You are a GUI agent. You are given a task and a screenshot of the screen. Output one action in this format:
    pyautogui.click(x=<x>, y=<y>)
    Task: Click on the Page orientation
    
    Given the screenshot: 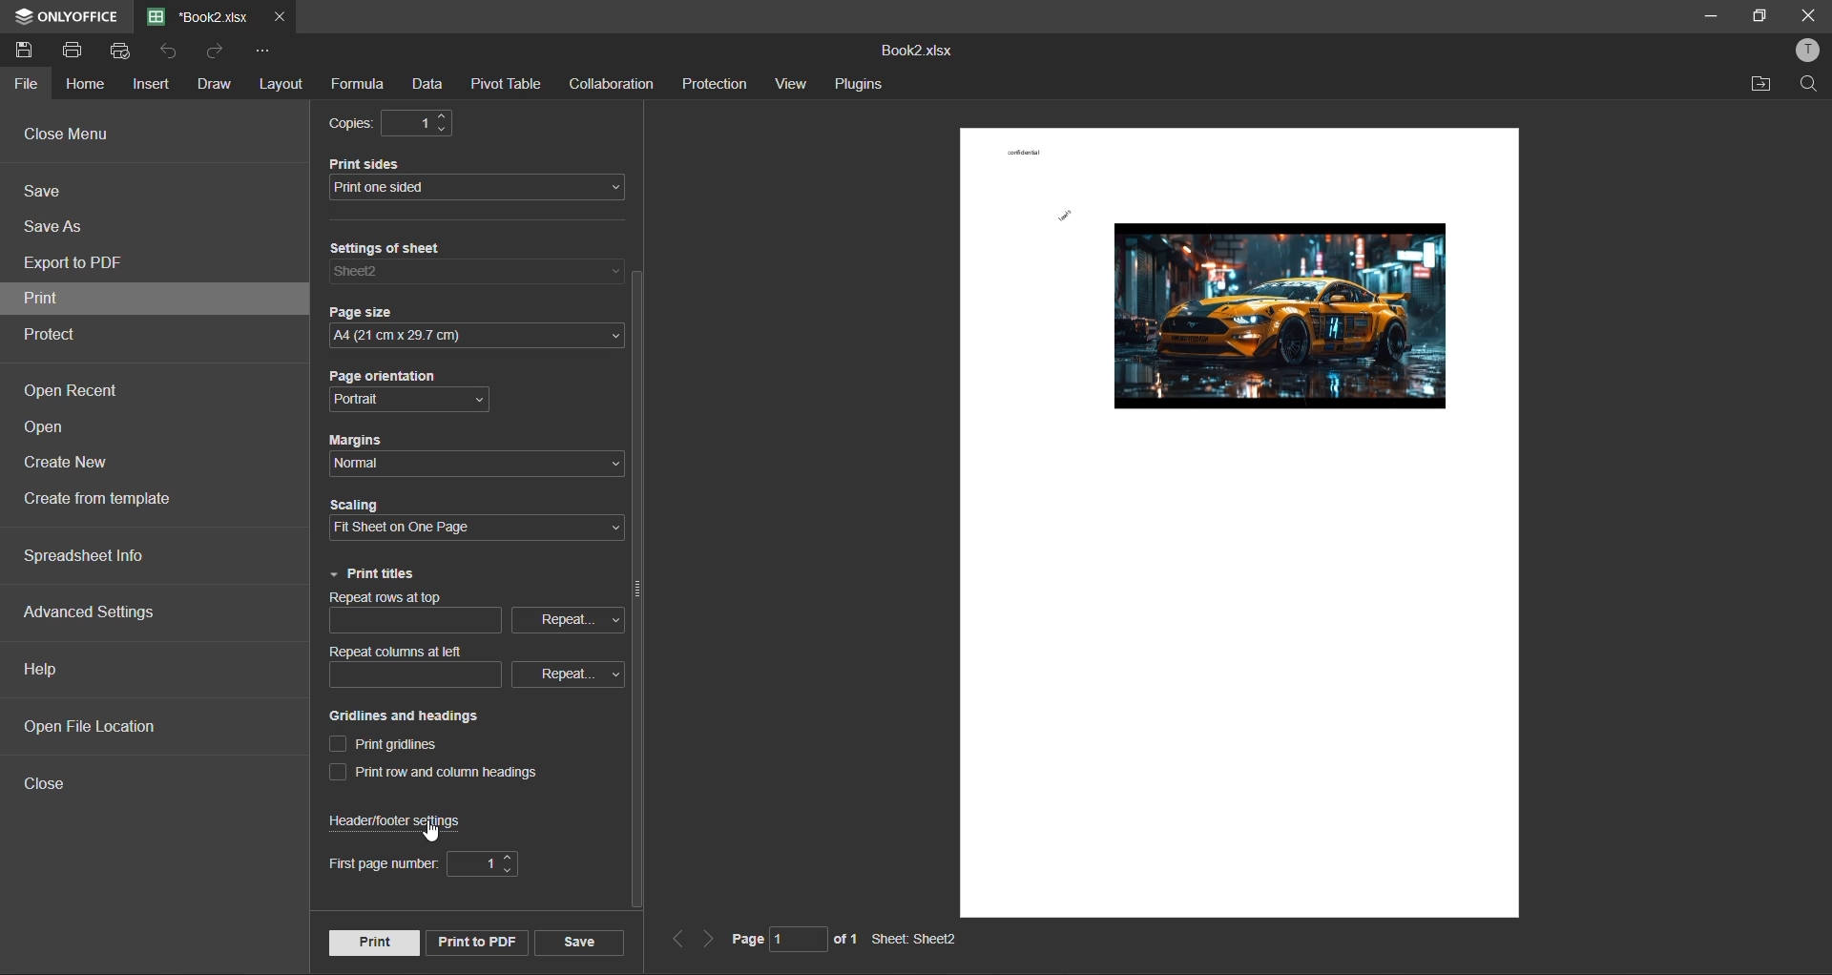 What is the action you would take?
    pyautogui.click(x=381, y=376)
    